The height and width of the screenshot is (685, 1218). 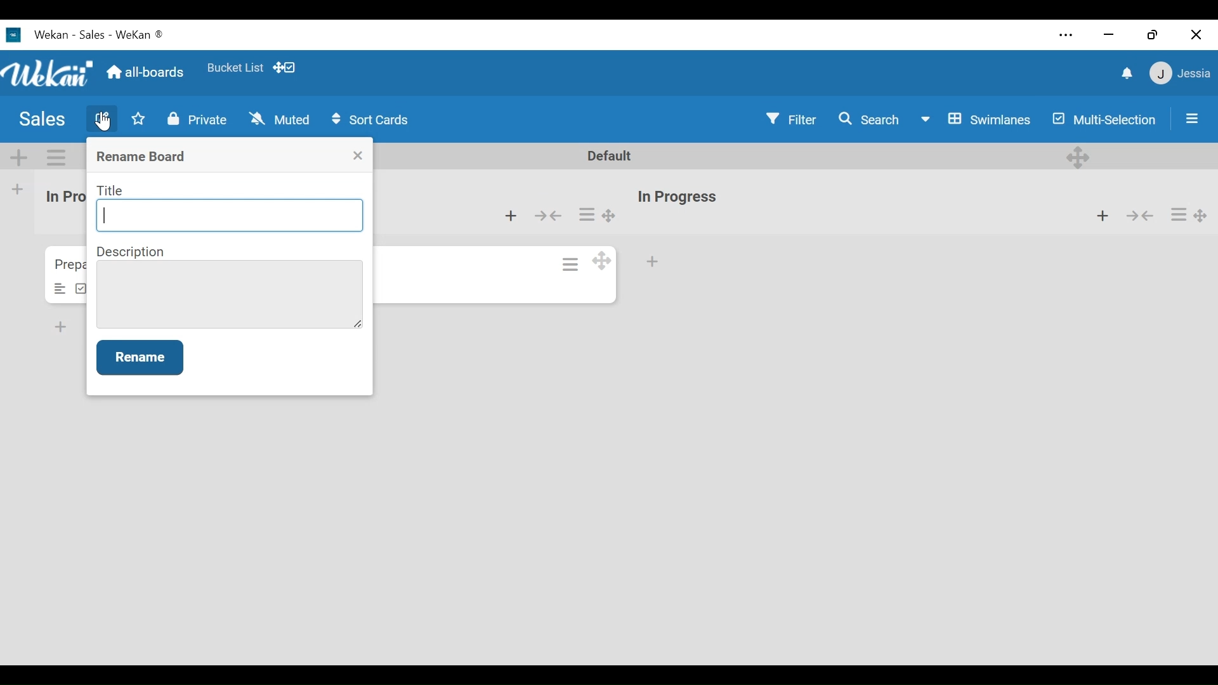 I want to click on settings and more, so click(x=1064, y=36).